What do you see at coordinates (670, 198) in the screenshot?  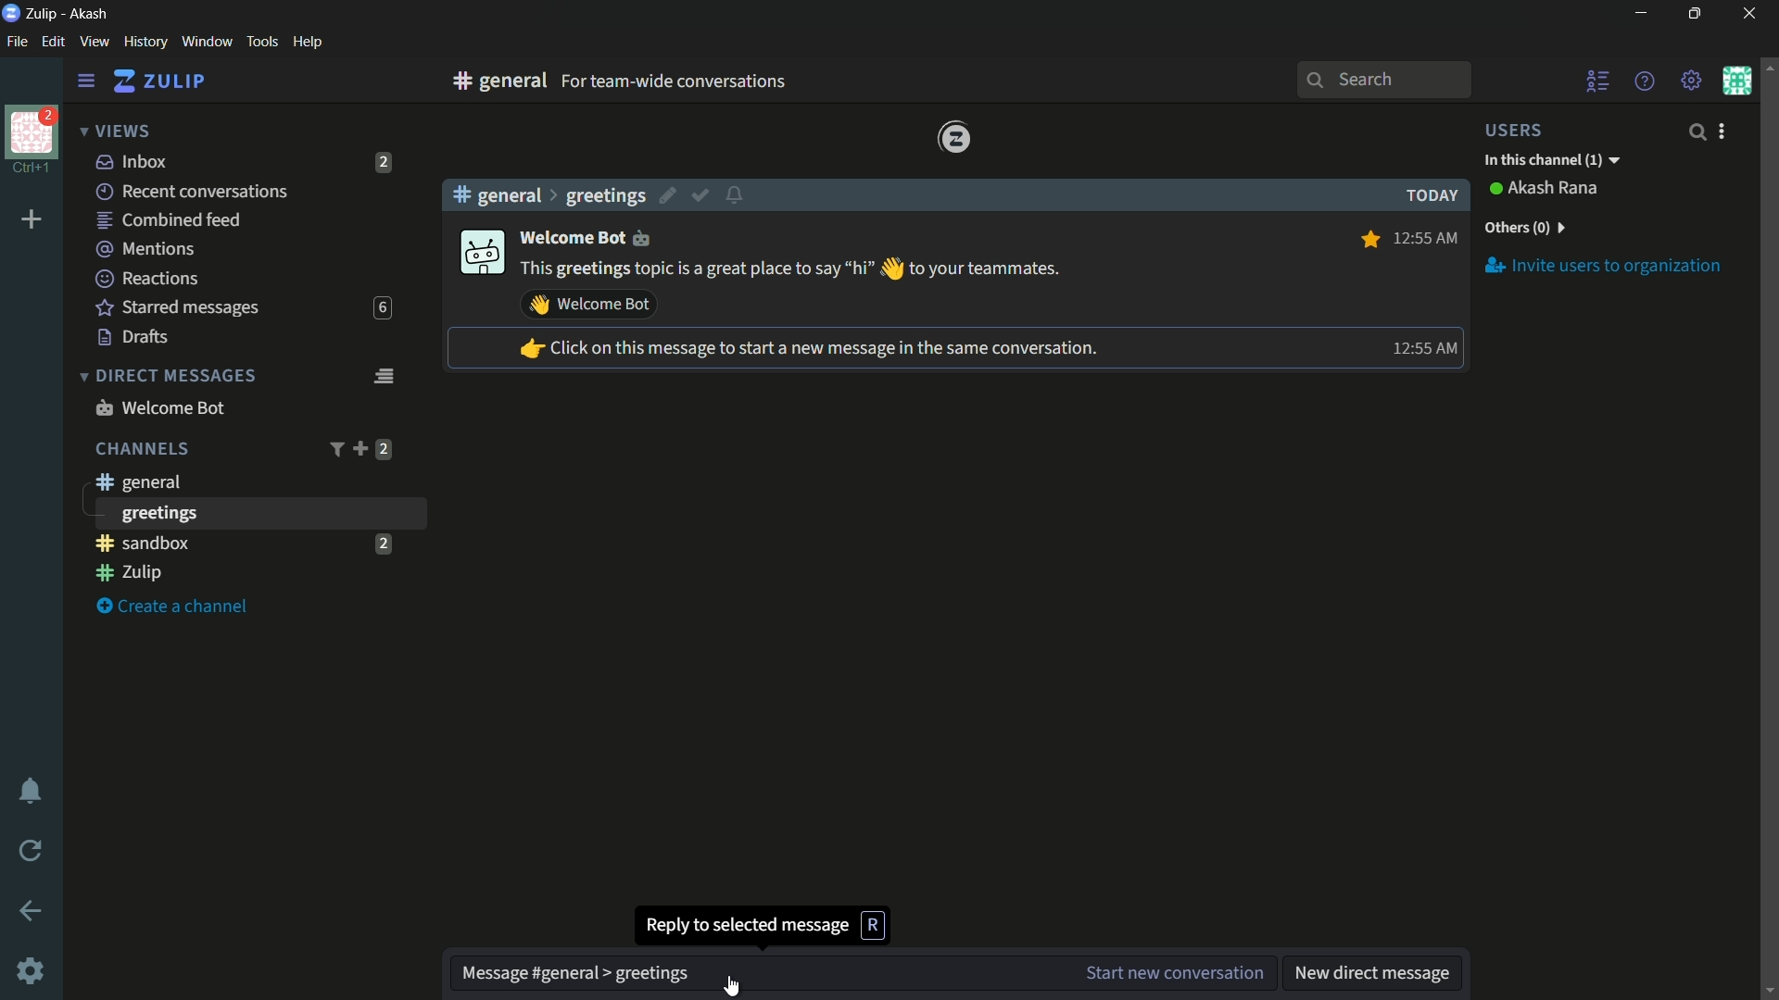 I see `edit topic` at bounding box center [670, 198].